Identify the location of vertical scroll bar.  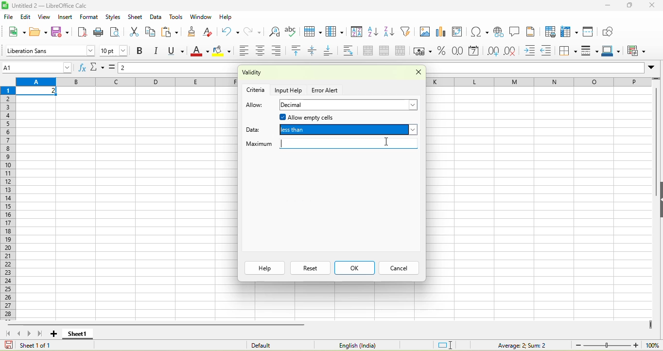
(655, 146).